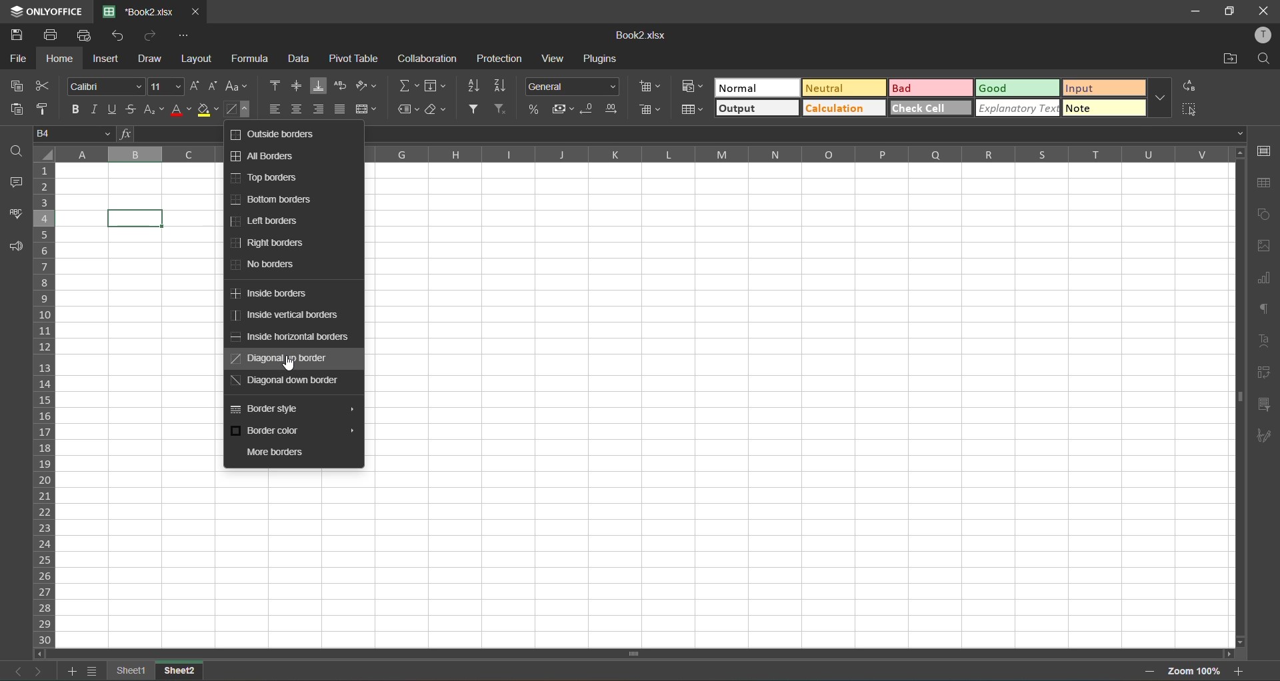 The width and height of the screenshot is (1280, 681). I want to click on fillcolor, so click(207, 111).